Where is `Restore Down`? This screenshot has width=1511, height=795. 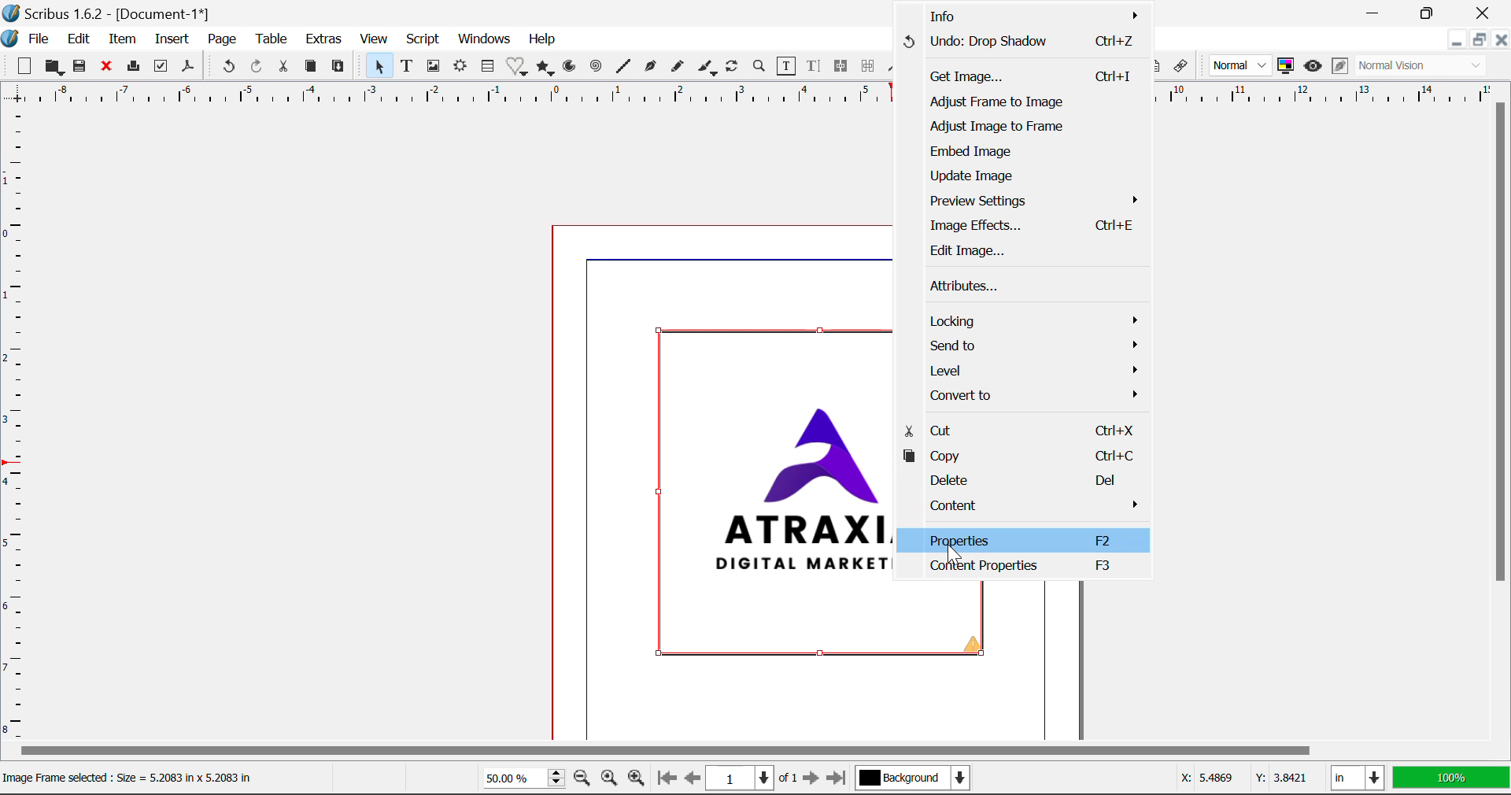
Restore Down is located at coordinates (1379, 11).